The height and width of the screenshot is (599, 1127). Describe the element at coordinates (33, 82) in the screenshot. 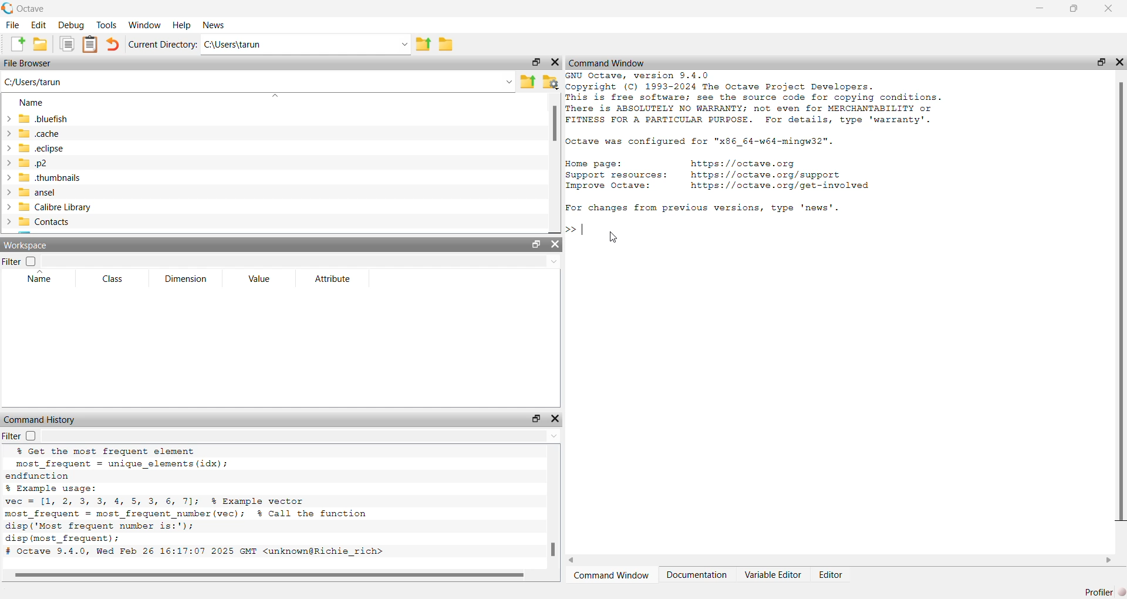

I see `C:/Users/tarun` at that location.